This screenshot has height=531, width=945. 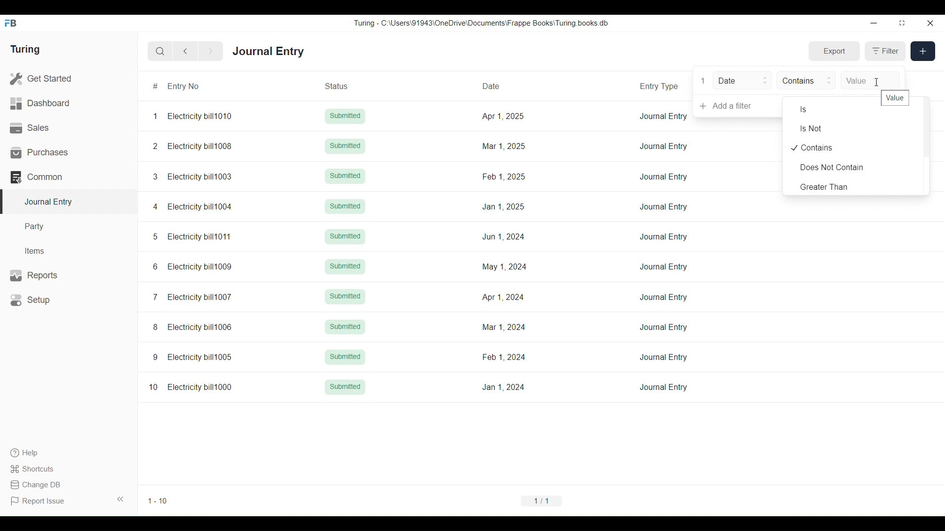 What do you see at coordinates (503, 297) in the screenshot?
I see `Apr 1, 2024` at bounding box center [503, 297].